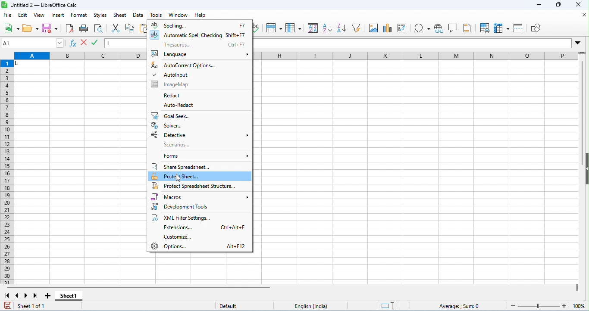  I want to click on cut, so click(117, 28).